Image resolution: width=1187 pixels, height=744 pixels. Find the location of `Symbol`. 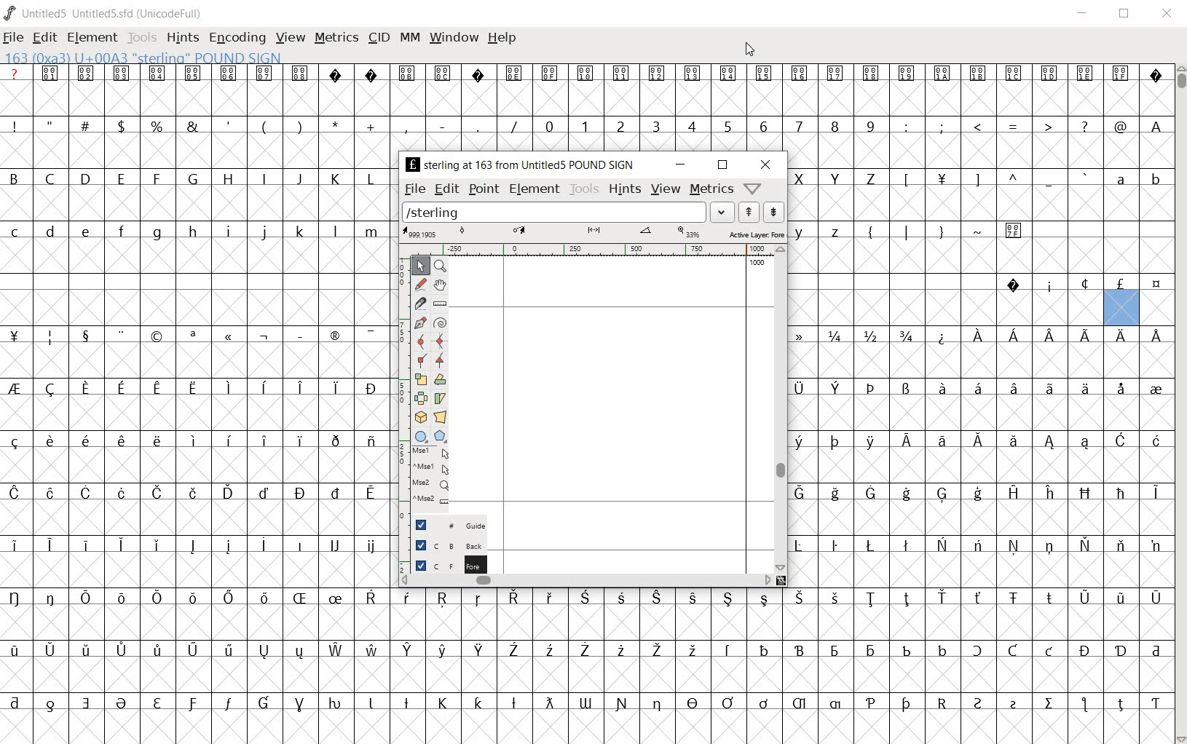

Symbol is located at coordinates (945, 74).